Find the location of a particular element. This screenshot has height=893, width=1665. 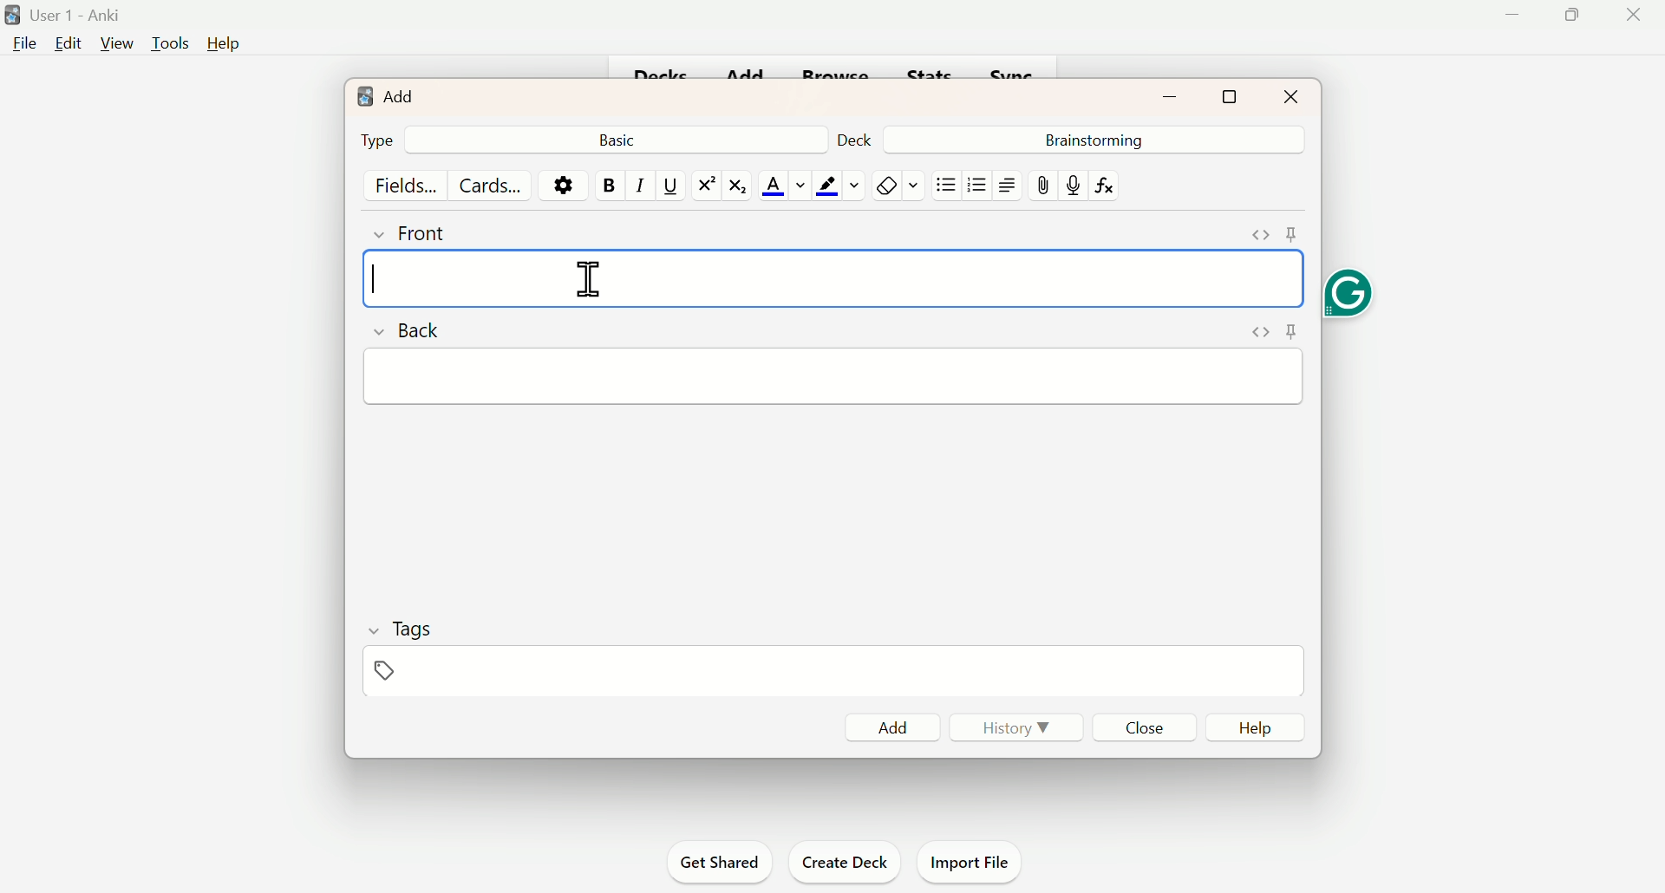

cursor is located at coordinates (587, 279).